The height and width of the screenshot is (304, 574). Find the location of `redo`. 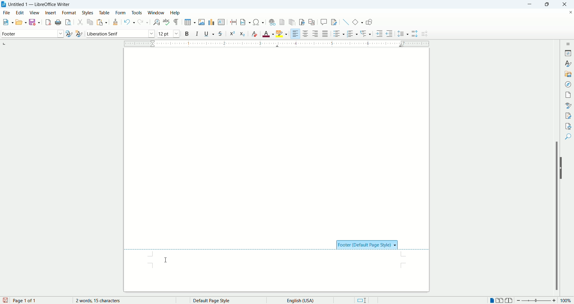

redo is located at coordinates (142, 22).